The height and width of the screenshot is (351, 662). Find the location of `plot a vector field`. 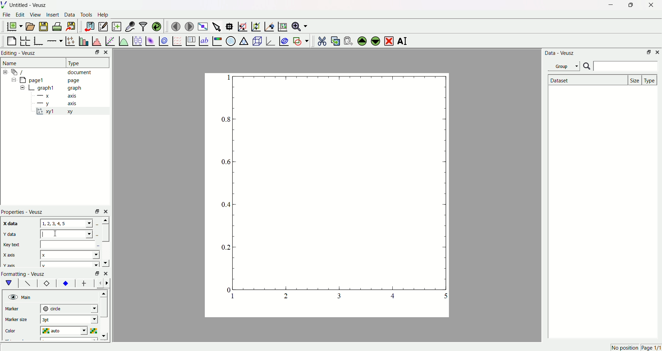

plot a vector field is located at coordinates (176, 41).